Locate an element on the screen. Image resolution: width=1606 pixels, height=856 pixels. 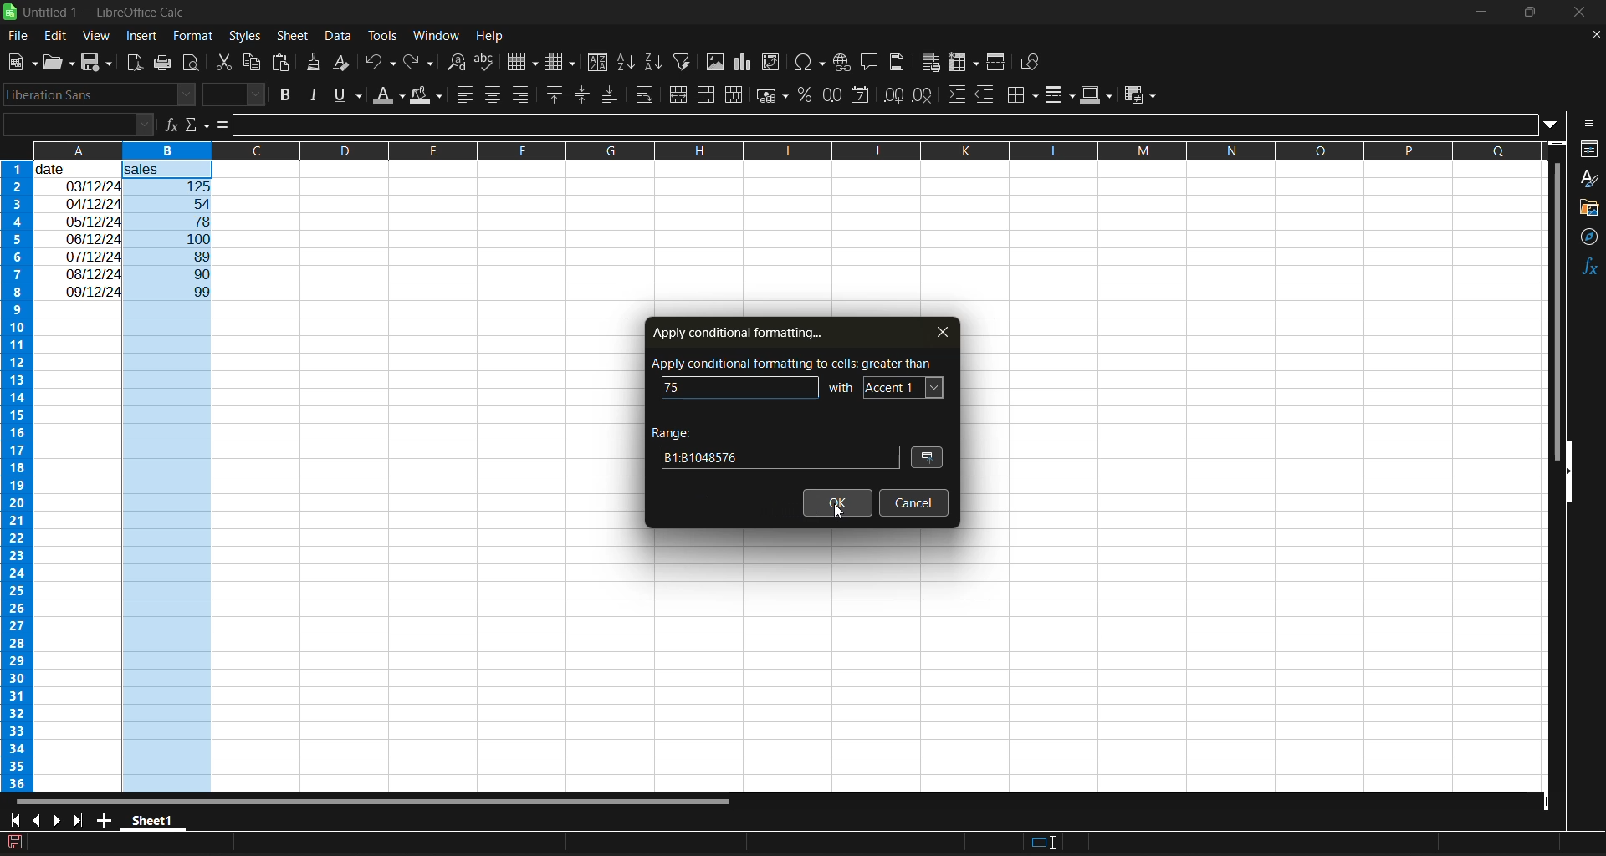
data is located at coordinates (79, 230).